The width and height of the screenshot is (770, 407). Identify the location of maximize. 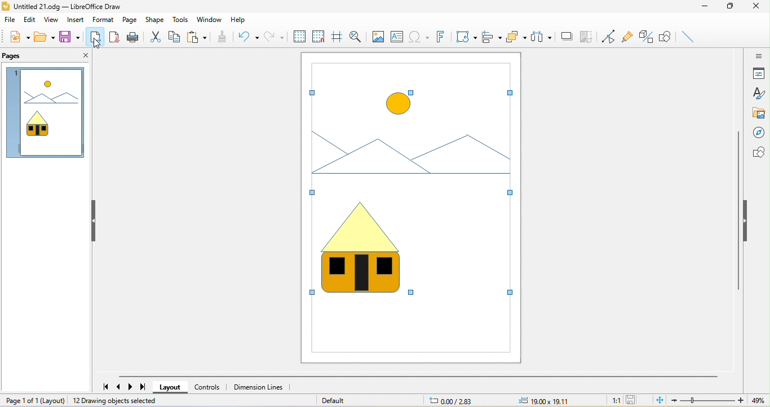
(729, 8).